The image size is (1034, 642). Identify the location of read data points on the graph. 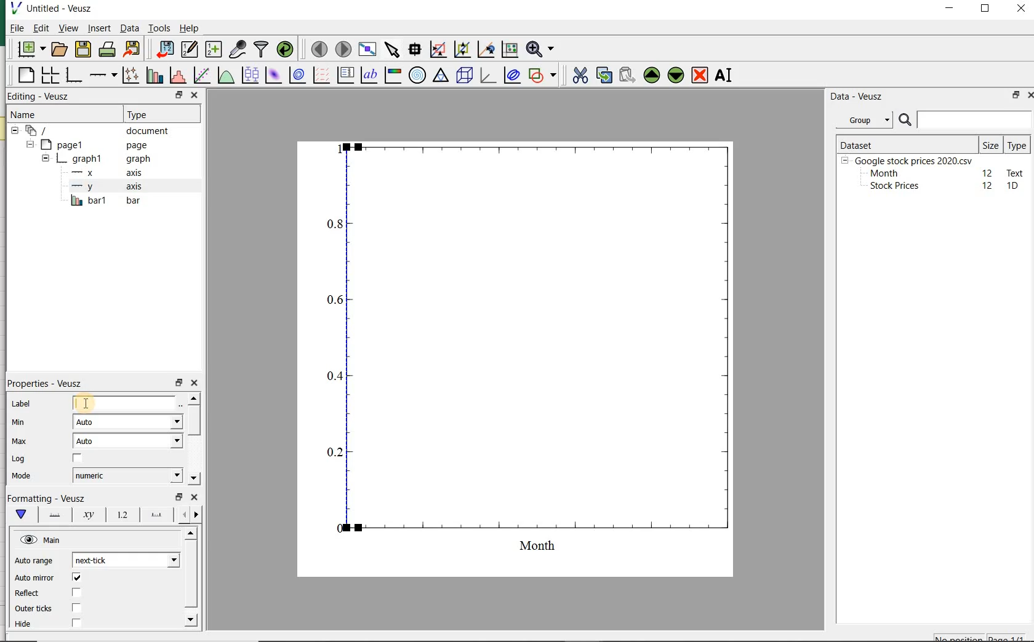
(414, 50).